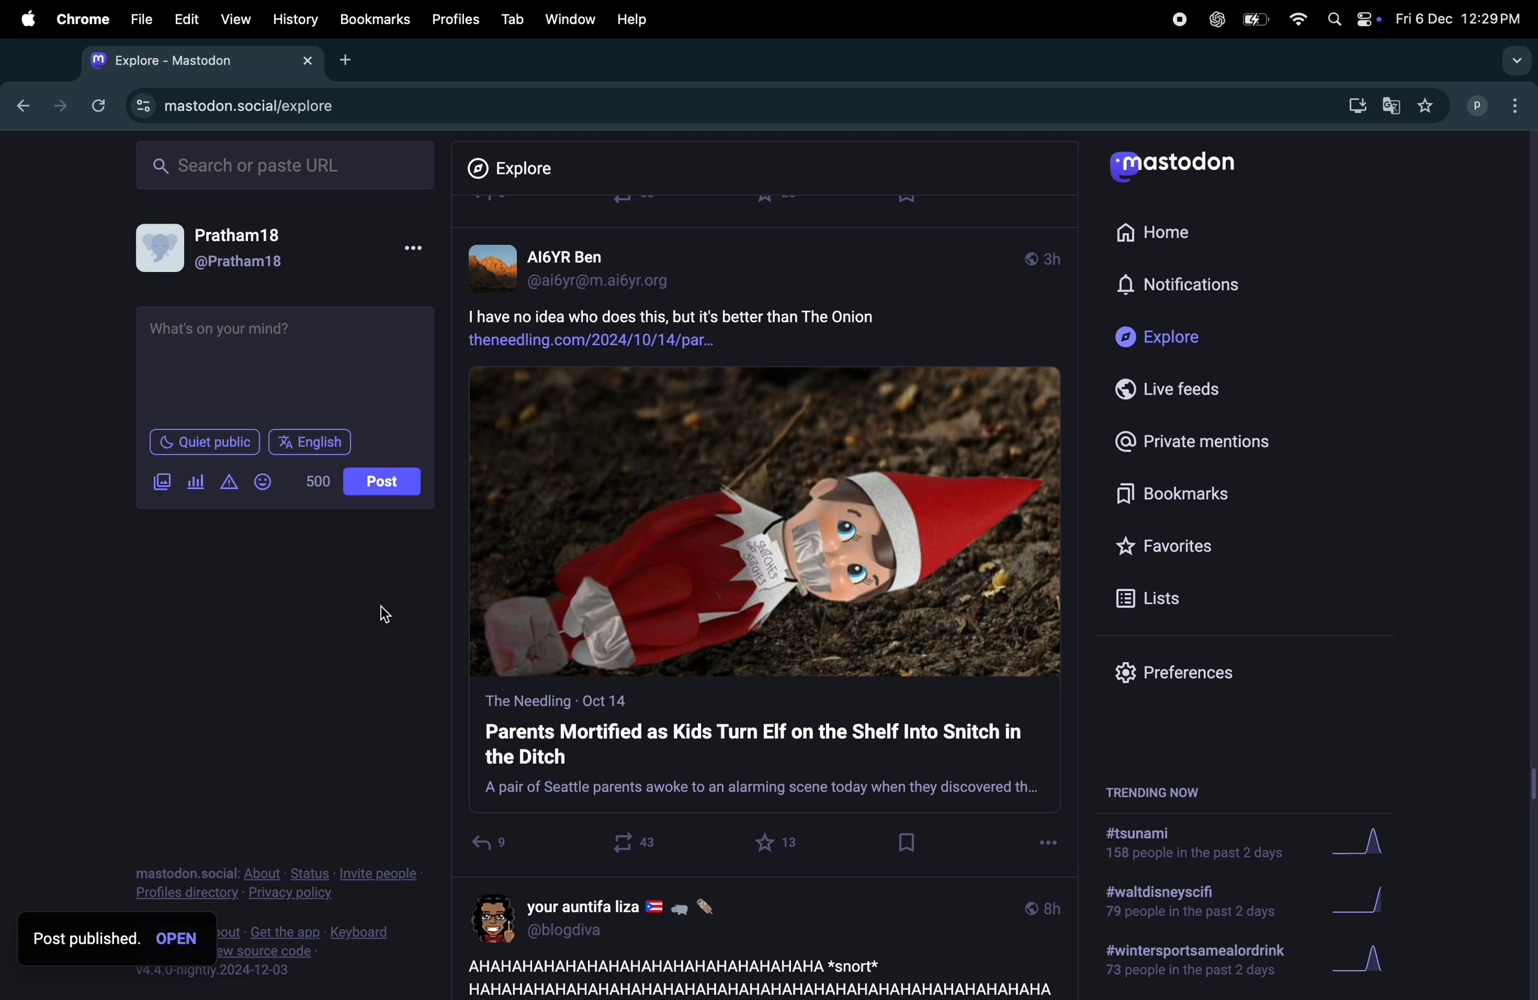 The width and height of the screenshot is (1538, 1000). What do you see at coordinates (721, 325) in the screenshot?
I see `post description` at bounding box center [721, 325].